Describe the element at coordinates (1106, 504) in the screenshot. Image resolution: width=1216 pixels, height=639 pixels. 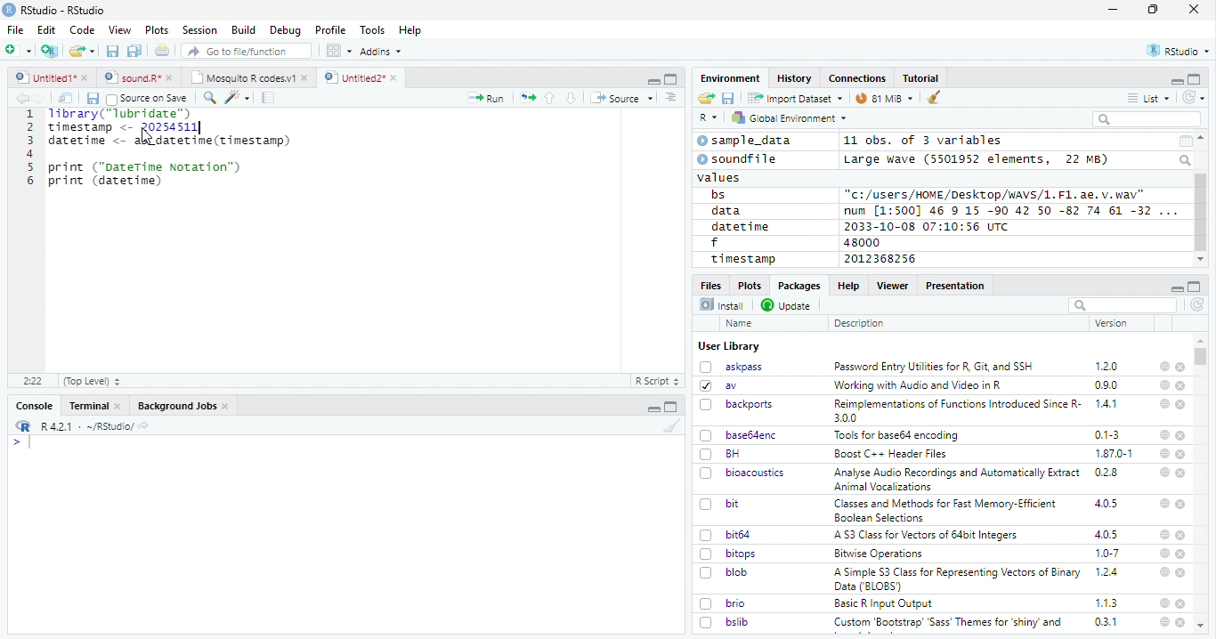
I see `4.0.5` at that location.